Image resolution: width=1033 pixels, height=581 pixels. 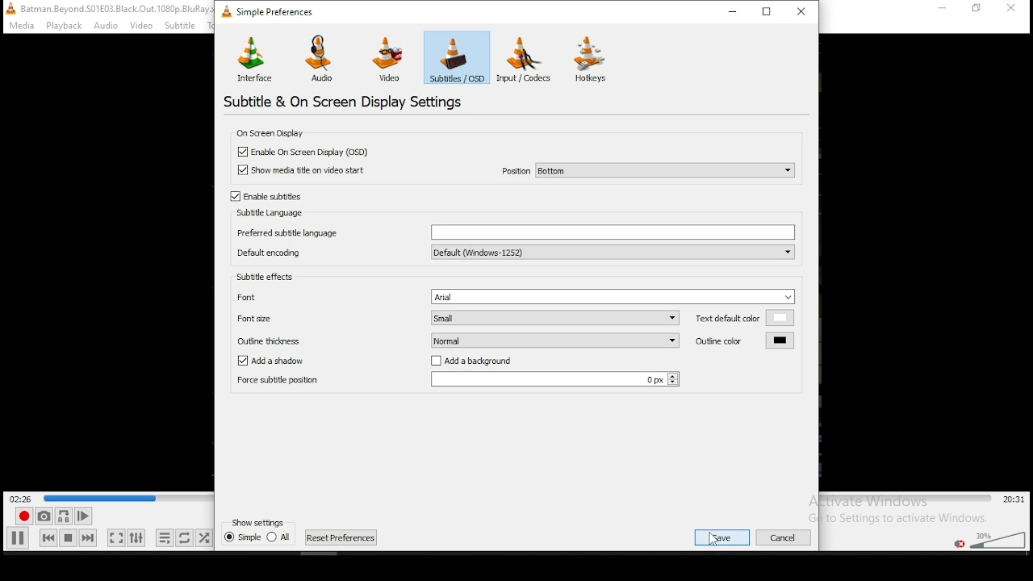 I want to click on , so click(x=942, y=11).